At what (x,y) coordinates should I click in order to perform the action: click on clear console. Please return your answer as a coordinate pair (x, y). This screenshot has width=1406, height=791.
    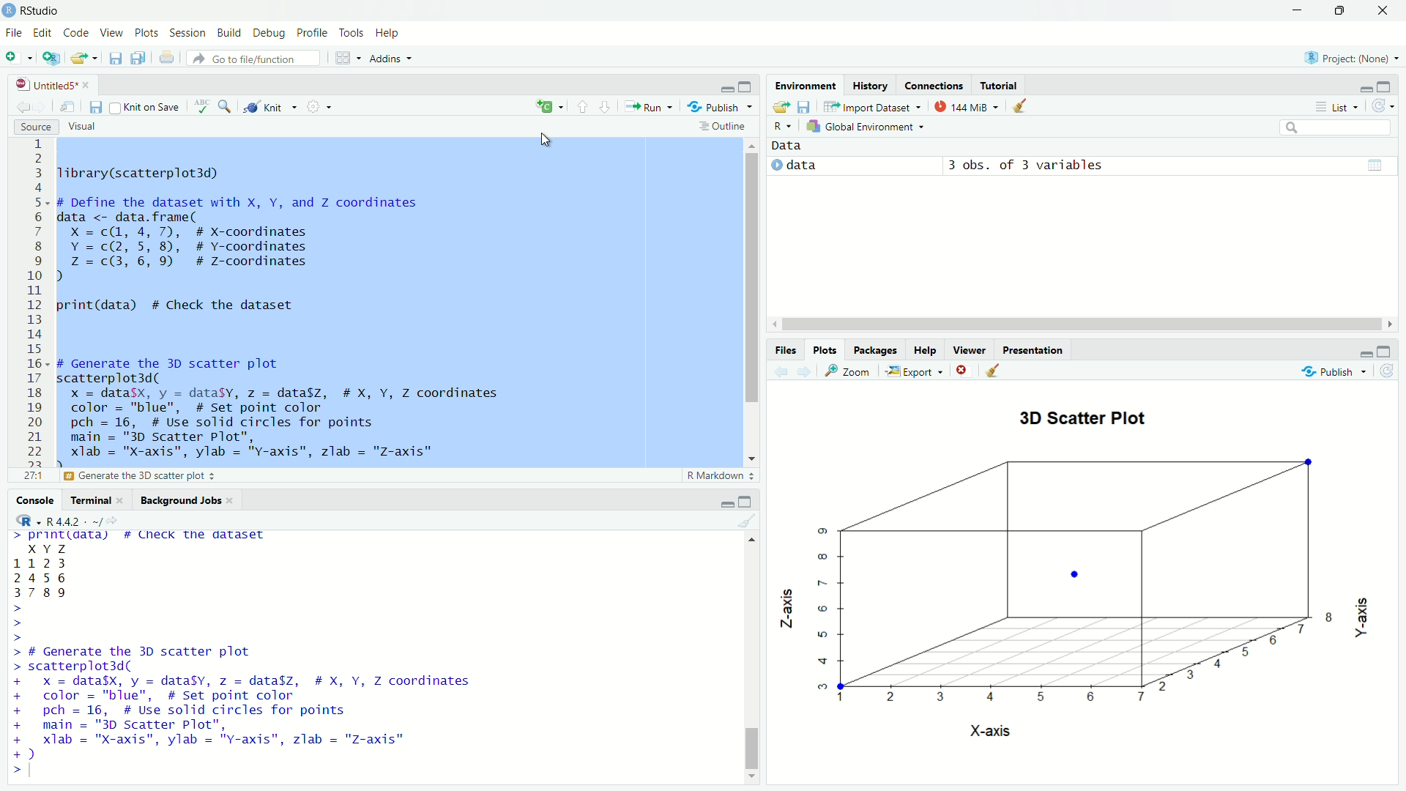
    Looking at the image, I should click on (751, 519).